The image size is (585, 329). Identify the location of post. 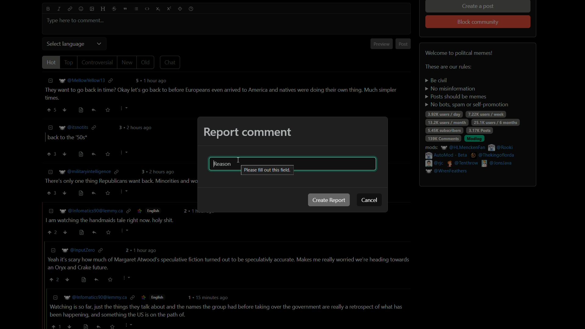
(404, 44).